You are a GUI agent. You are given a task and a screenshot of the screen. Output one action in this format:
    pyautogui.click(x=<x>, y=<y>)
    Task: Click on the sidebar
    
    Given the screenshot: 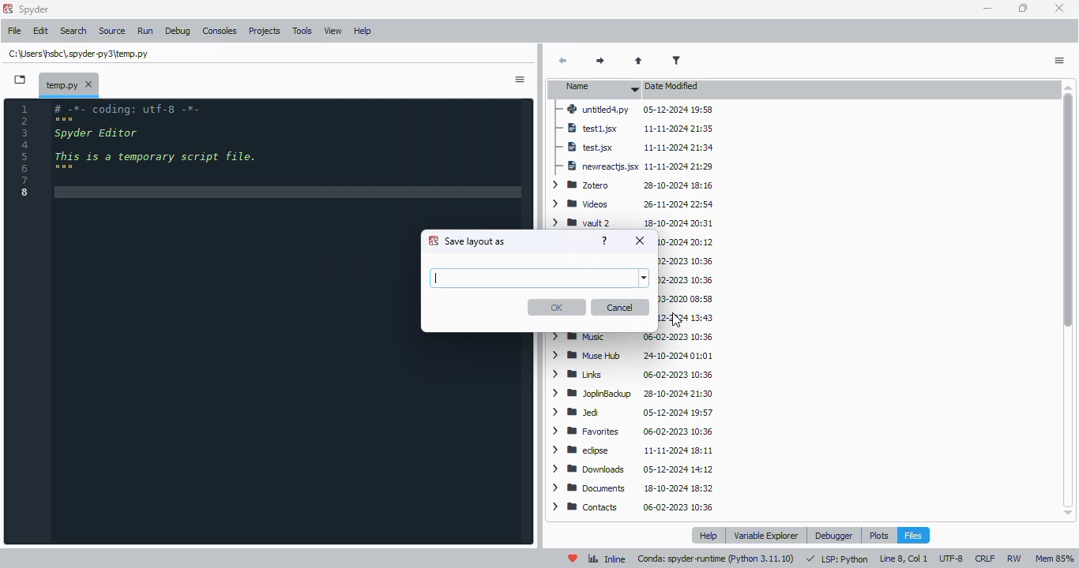 What is the action you would take?
    pyautogui.click(x=521, y=80)
    